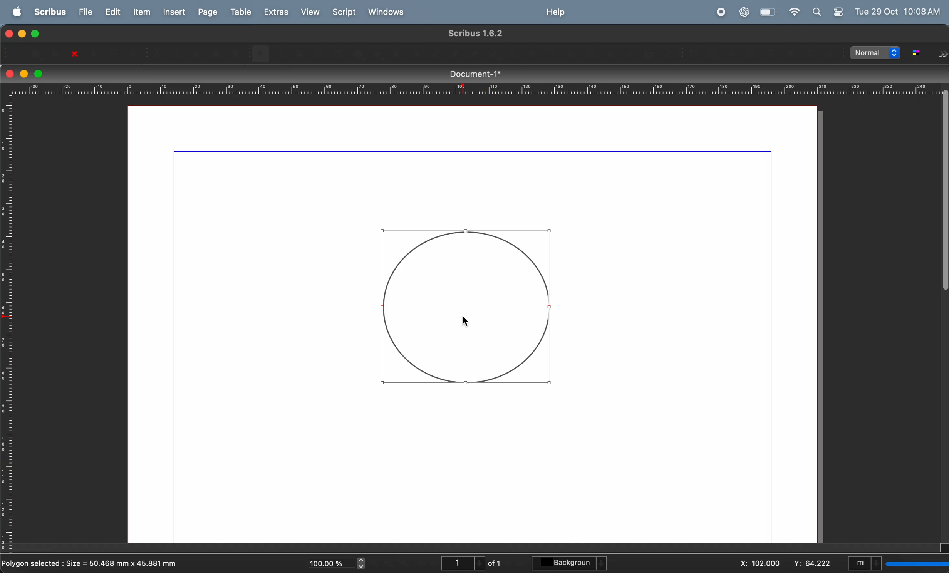 The height and width of the screenshot is (573, 949). I want to click on item, so click(139, 12).